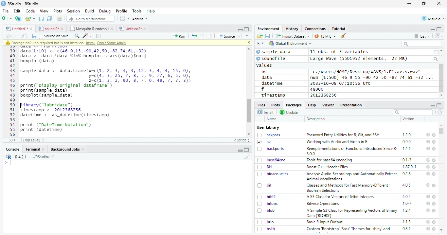  Describe the element at coordinates (428, 196) in the screenshot. I see `help` at that location.